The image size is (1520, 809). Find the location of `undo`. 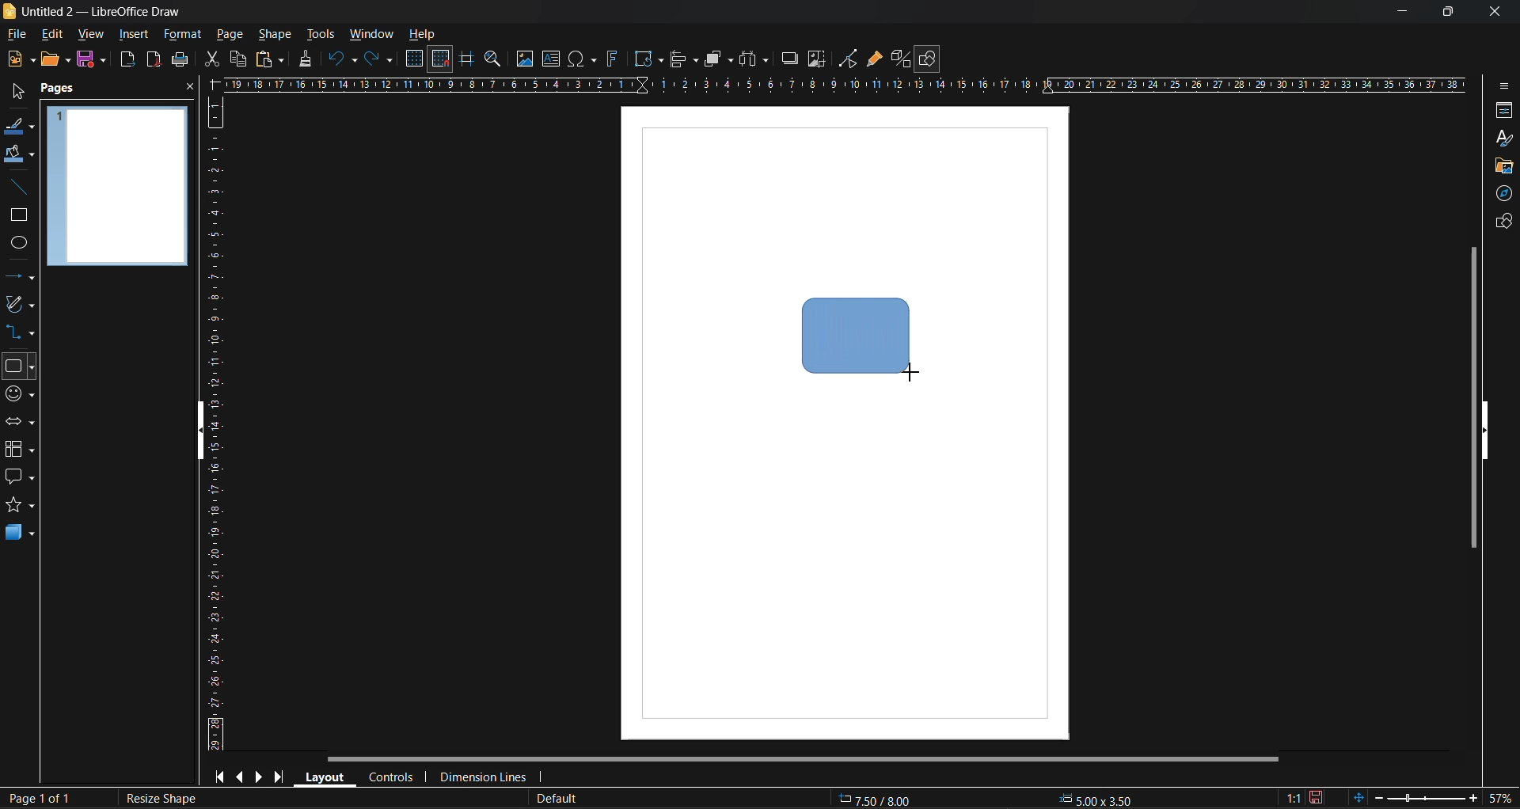

undo is located at coordinates (344, 60).